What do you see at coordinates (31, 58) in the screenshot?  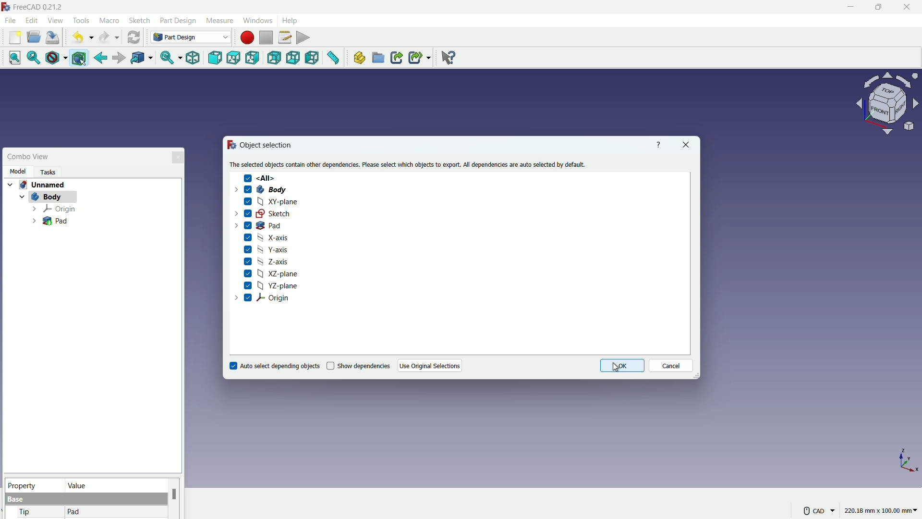 I see `fit selection` at bounding box center [31, 58].